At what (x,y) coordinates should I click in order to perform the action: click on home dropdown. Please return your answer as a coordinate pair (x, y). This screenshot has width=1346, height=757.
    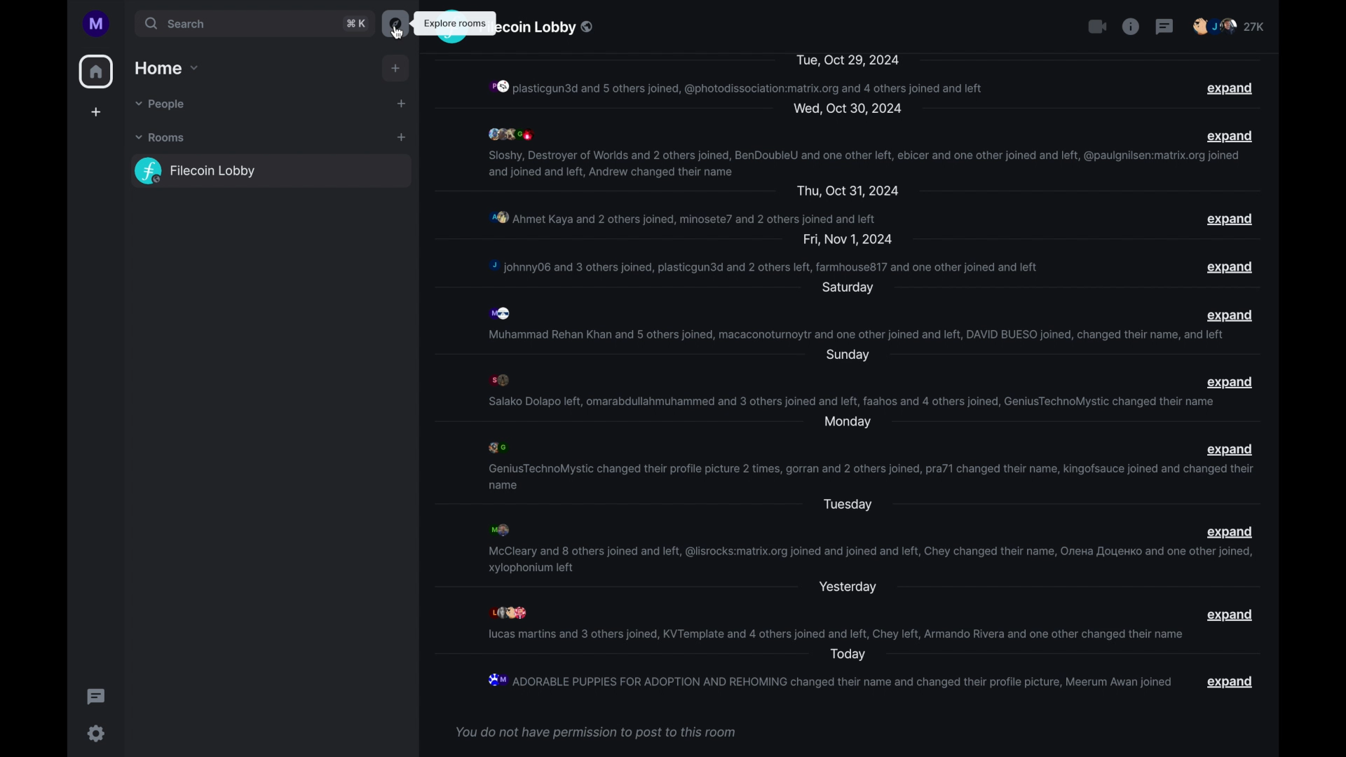
    Looking at the image, I should click on (168, 69).